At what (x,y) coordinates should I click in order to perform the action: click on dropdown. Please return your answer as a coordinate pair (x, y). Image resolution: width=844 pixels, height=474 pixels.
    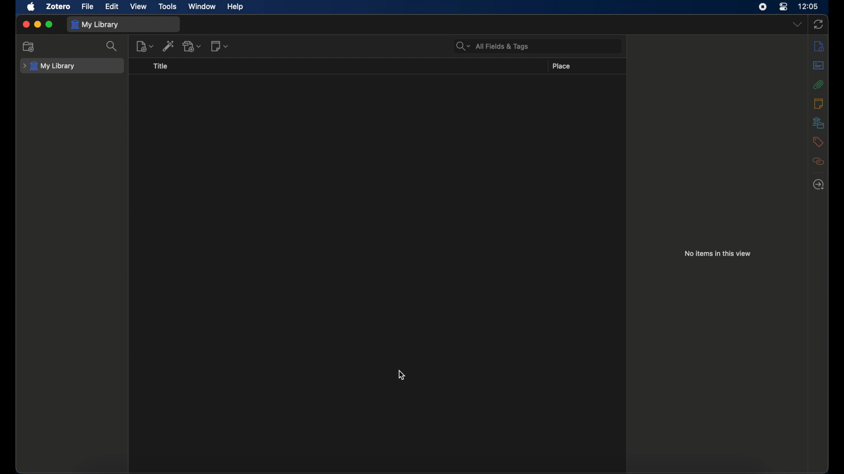
    Looking at the image, I should click on (797, 24).